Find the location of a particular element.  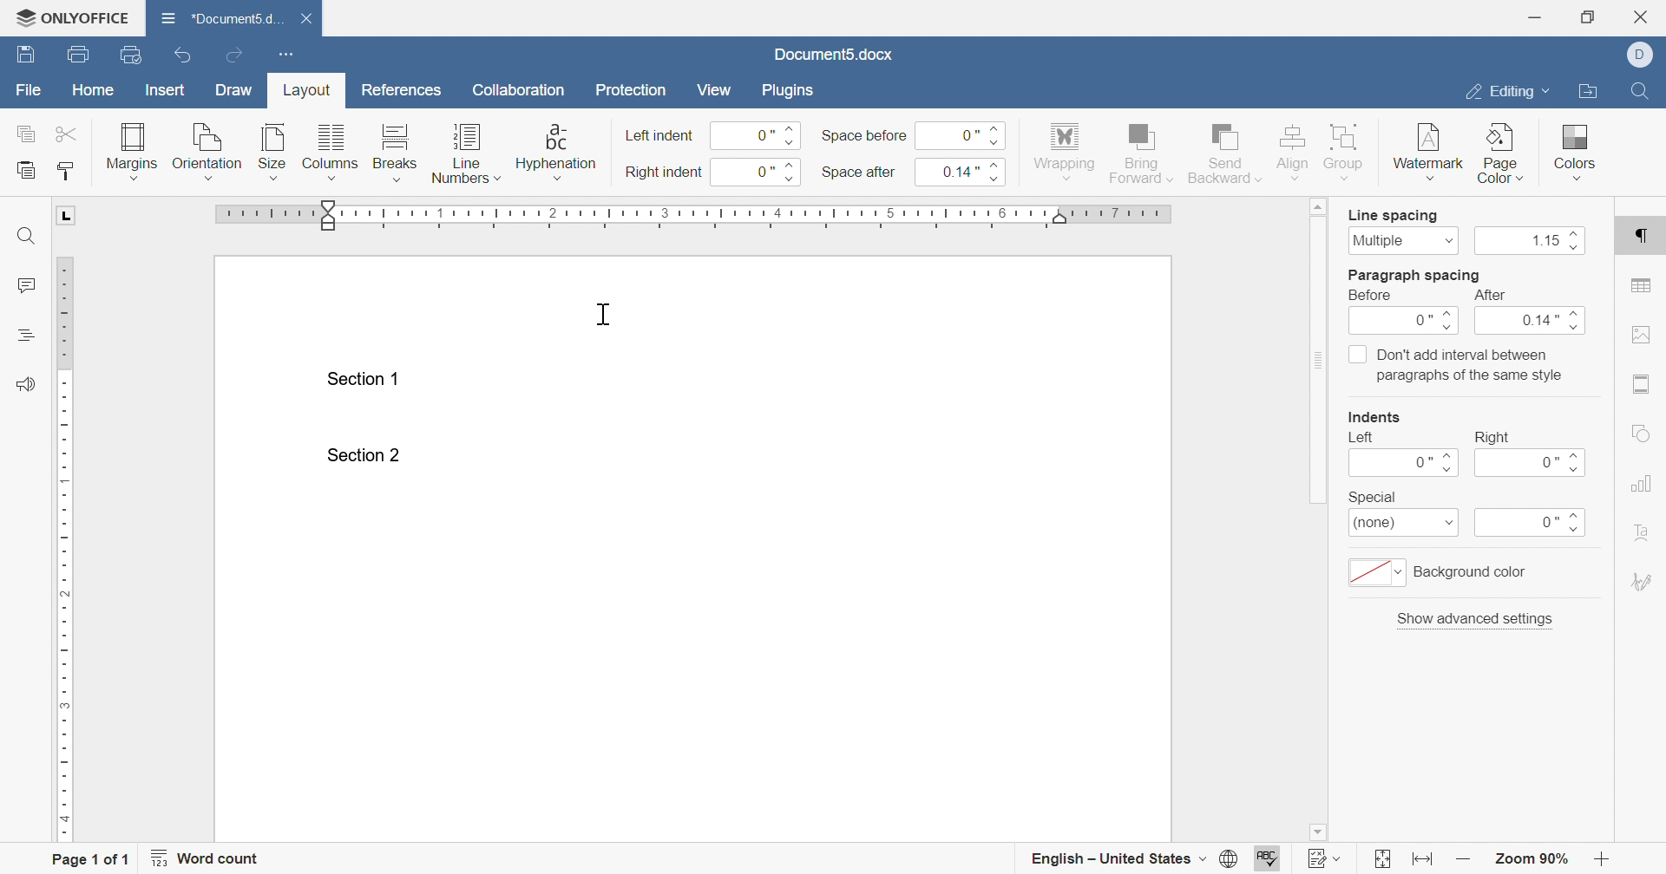

page 1 of 1 is located at coordinates (95, 858).